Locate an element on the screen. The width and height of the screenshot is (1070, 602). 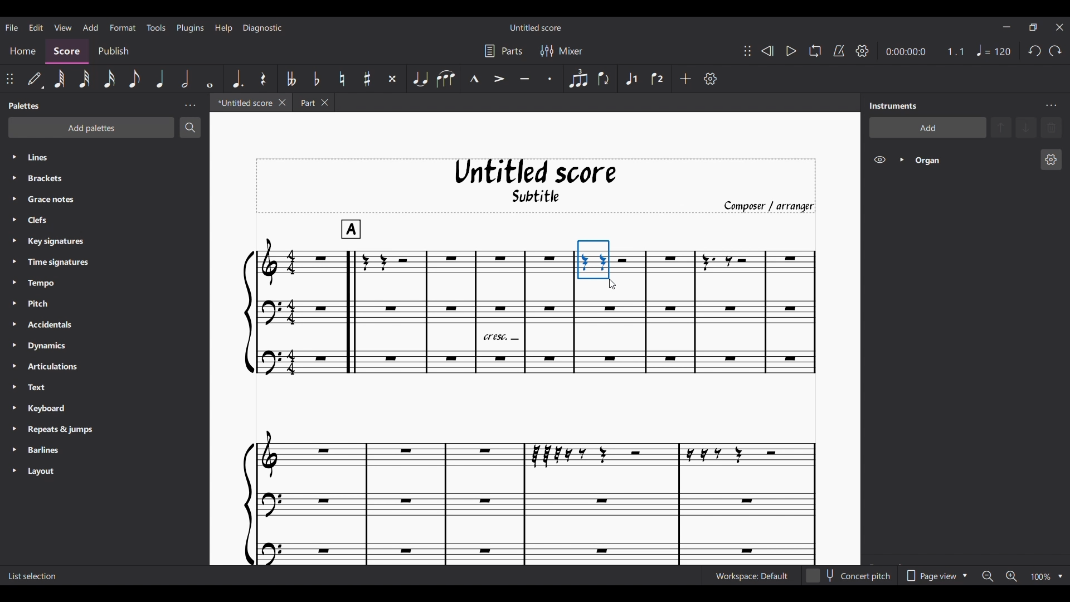
Search is located at coordinates (190, 127).